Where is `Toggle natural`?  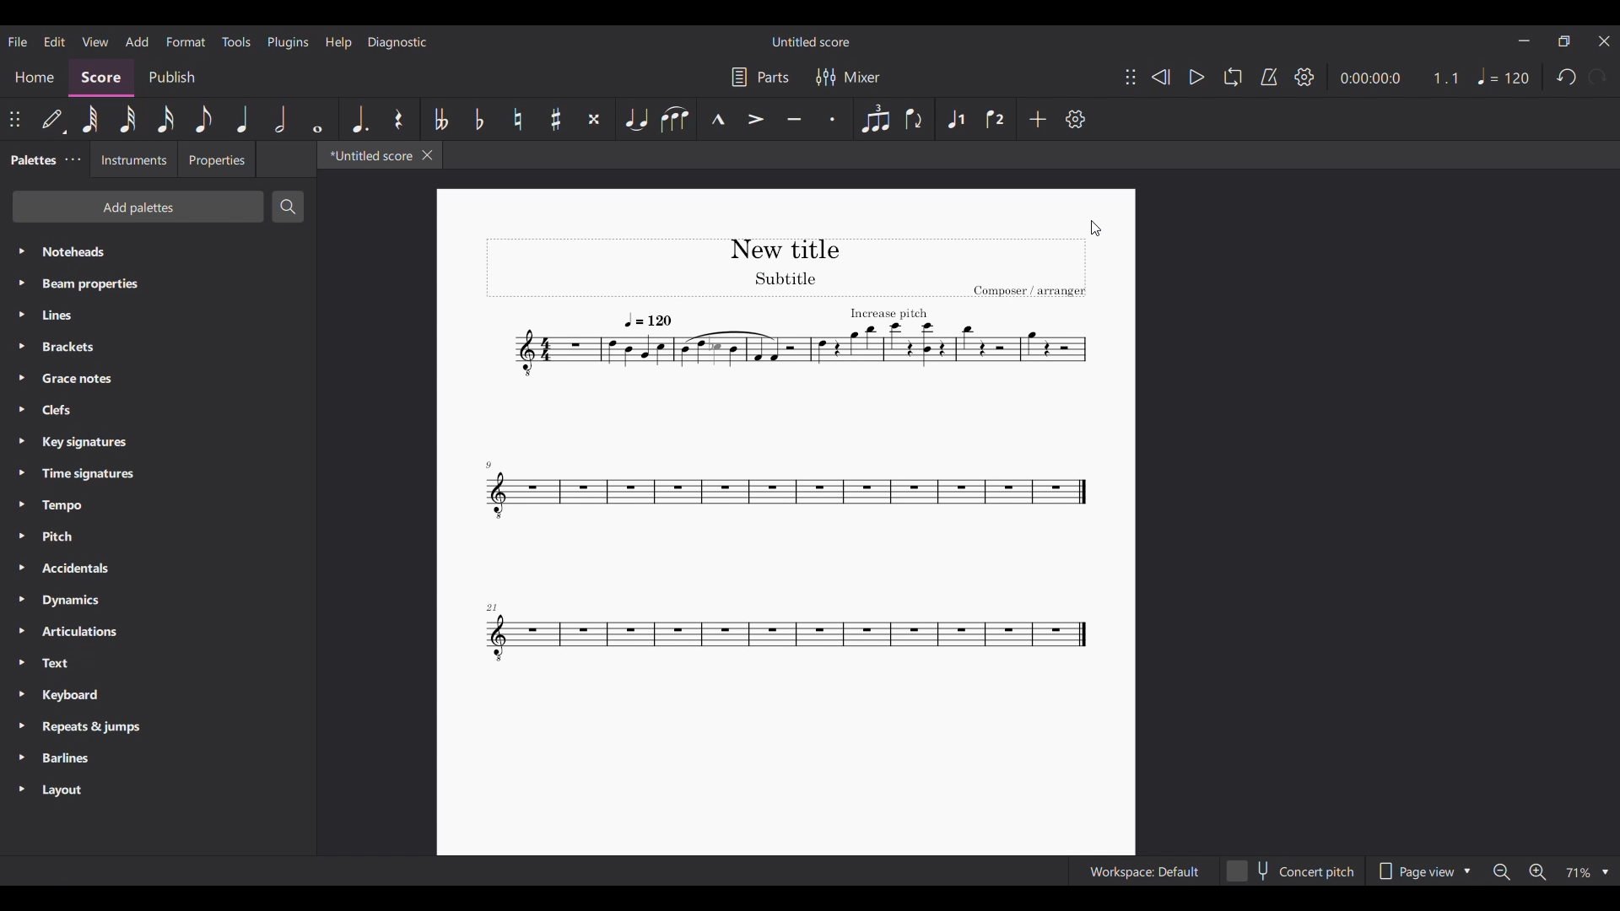 Toggle natural is located at coordinates (517, 119).